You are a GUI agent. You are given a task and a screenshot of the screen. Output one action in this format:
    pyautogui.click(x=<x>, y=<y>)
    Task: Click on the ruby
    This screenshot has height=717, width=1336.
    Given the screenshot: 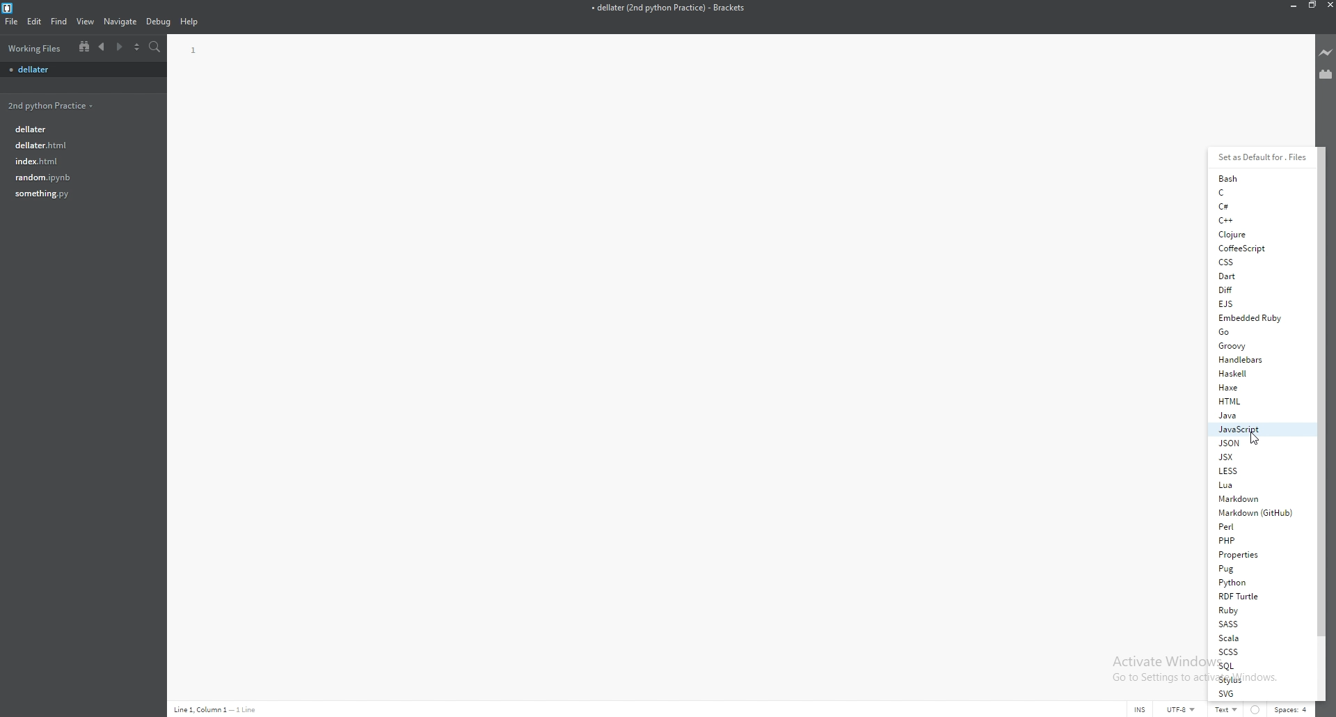 What is the action you would take?
    pyautogui.click(x=1255, y=610)
    